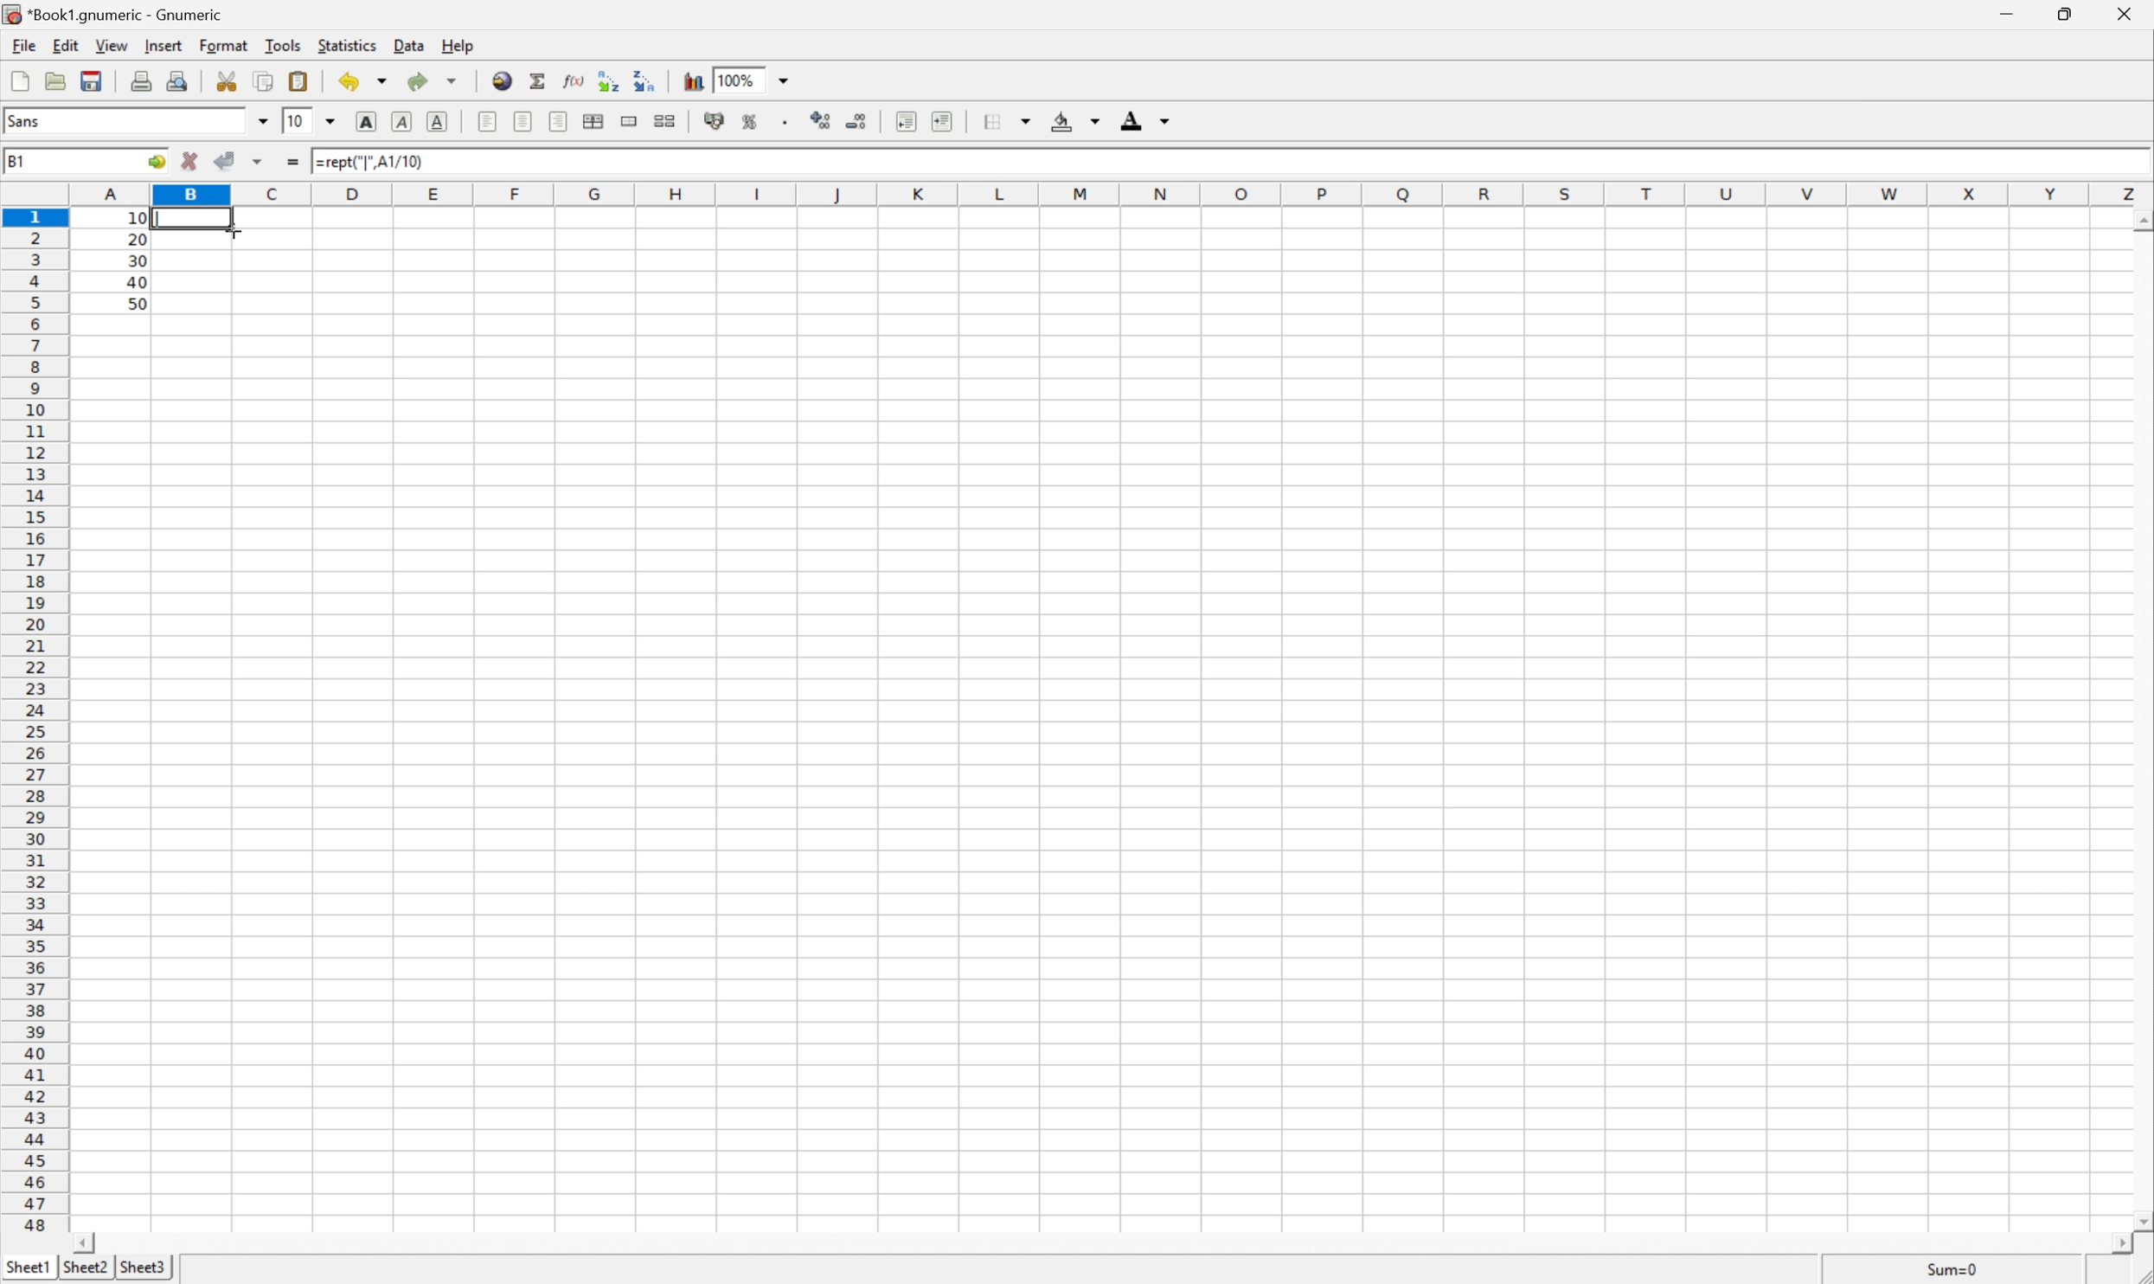  What do you see at coordinates (297, 121) in the screenshot?
I see `10` at bounding box center [297, 121].